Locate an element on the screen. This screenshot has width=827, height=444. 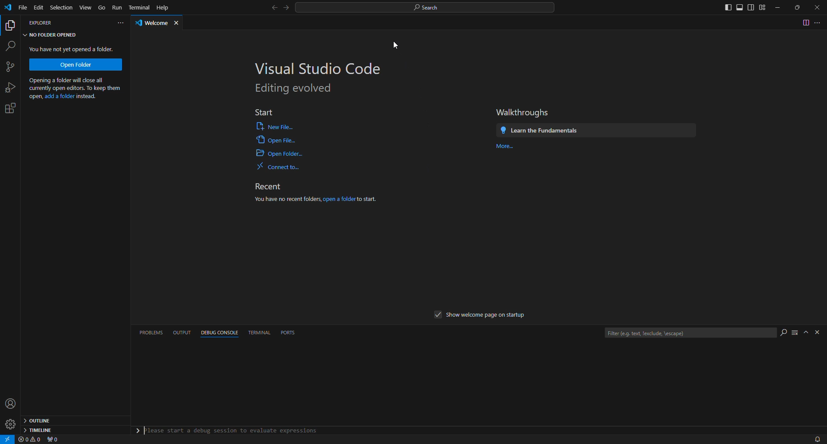
minimize is located at coordinates (779, 8).